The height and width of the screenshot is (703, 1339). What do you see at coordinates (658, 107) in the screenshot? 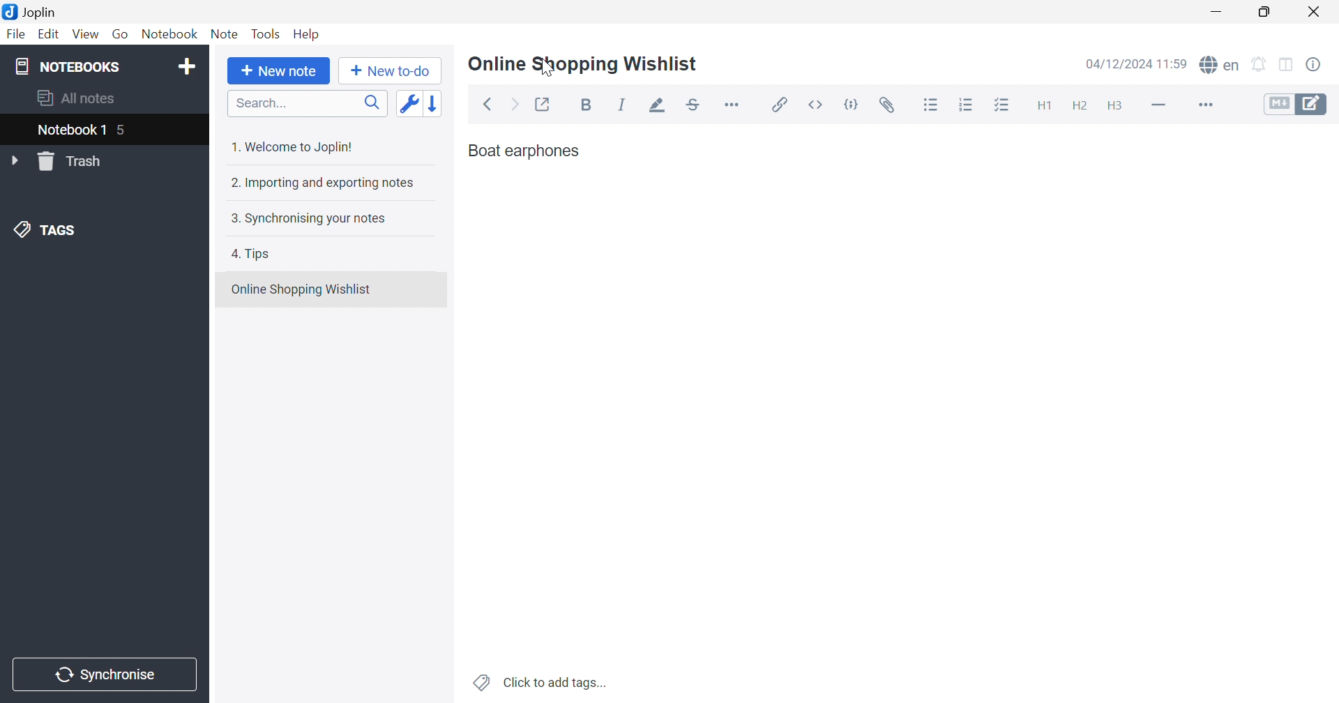
I see `Highlight` at bounding box center [658, 107].